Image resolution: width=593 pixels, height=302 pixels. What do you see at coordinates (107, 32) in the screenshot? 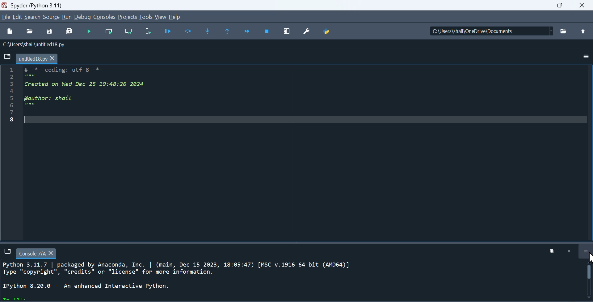
I see `run current cell` at bounding box center [107, 32].